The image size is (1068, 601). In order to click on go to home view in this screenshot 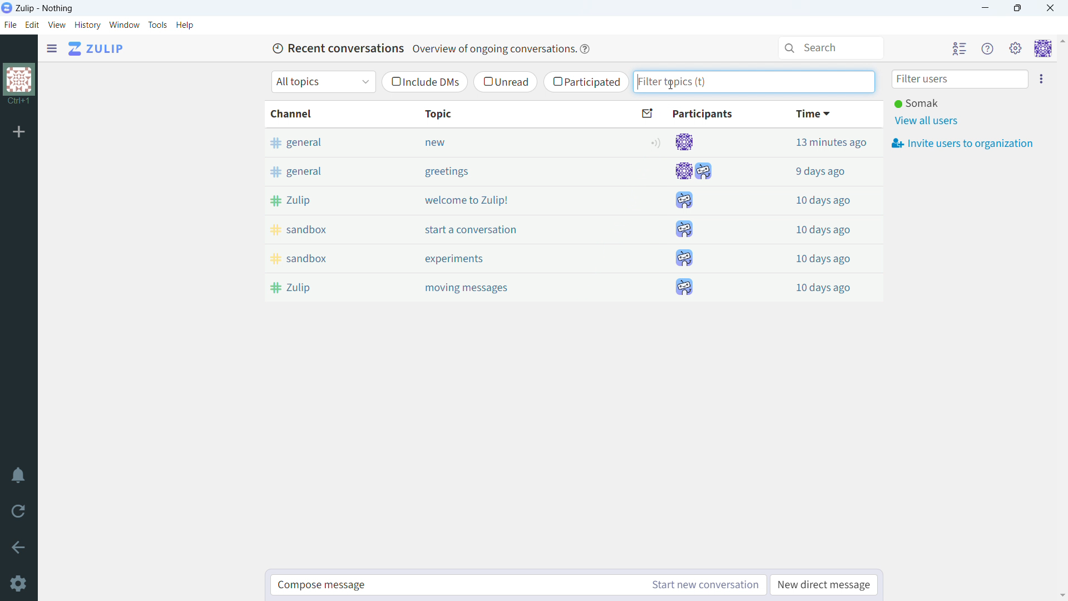, I will do `click(96, 49)`.